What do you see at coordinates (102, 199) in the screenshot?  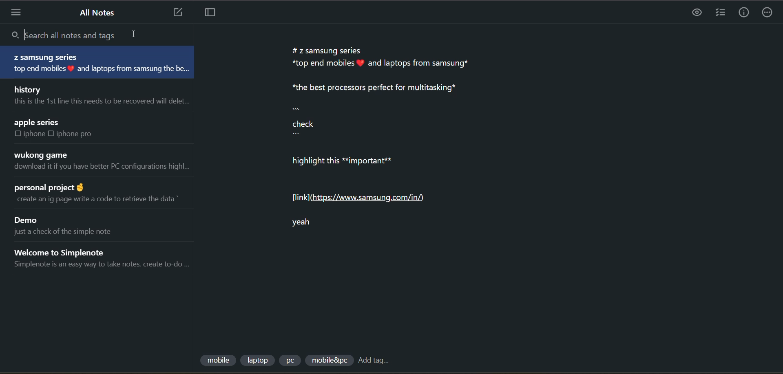 I see `-create an ig page write a code to retrieve the data *` at bounding box center [102, 199].